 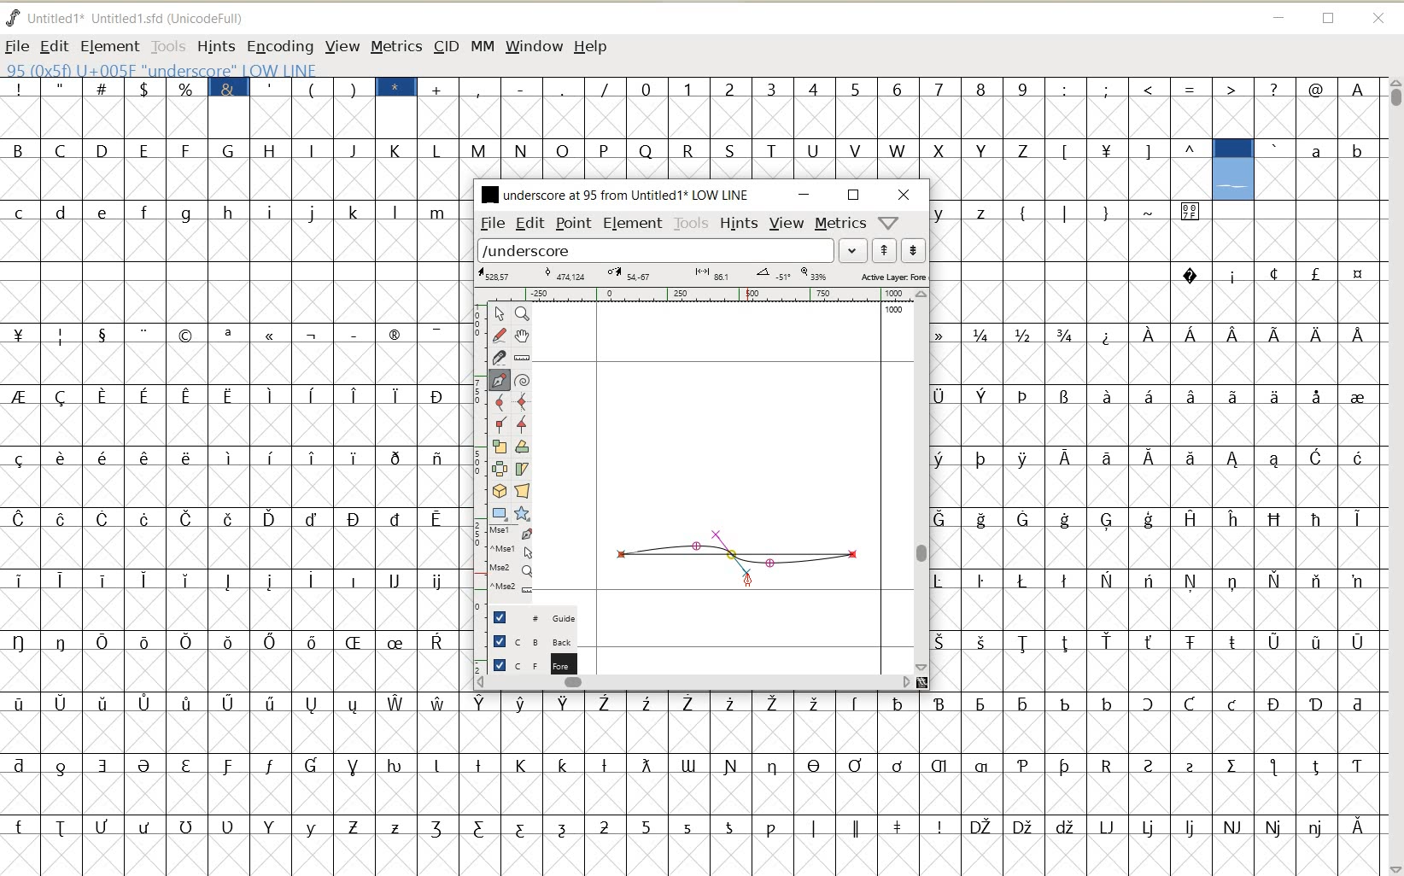 I want to click on an underscore with a unique twist creation, so click(x=738, y=552).